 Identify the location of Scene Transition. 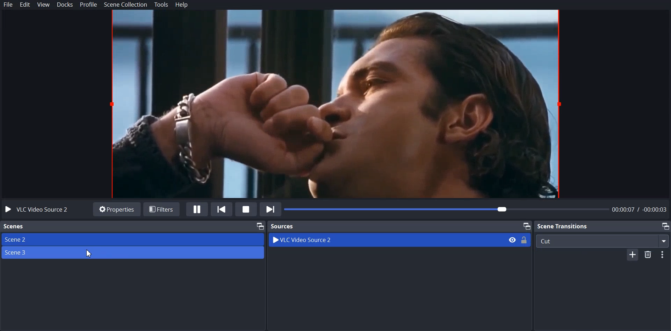
(563, 226).